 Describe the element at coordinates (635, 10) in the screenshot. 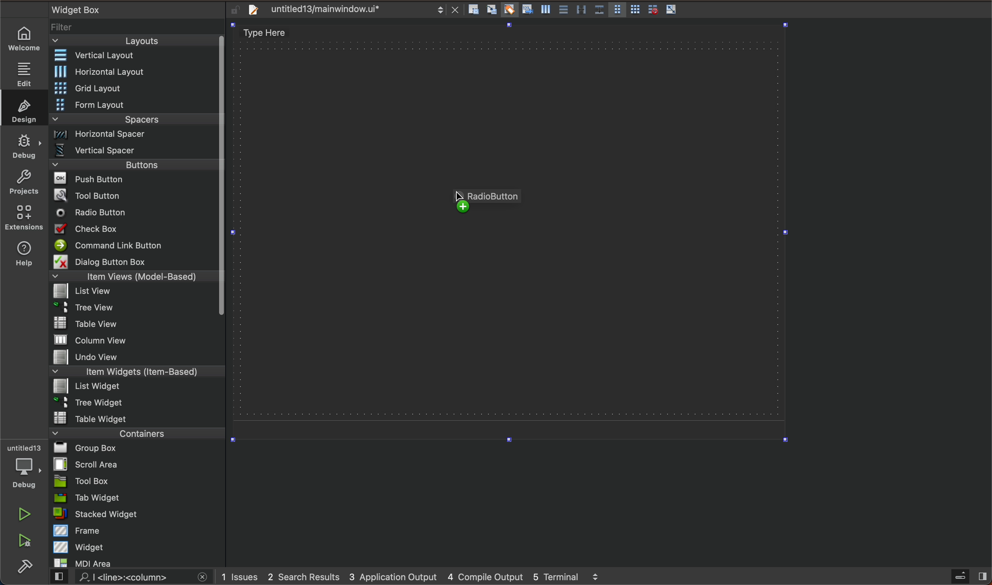

I see `` at that location.